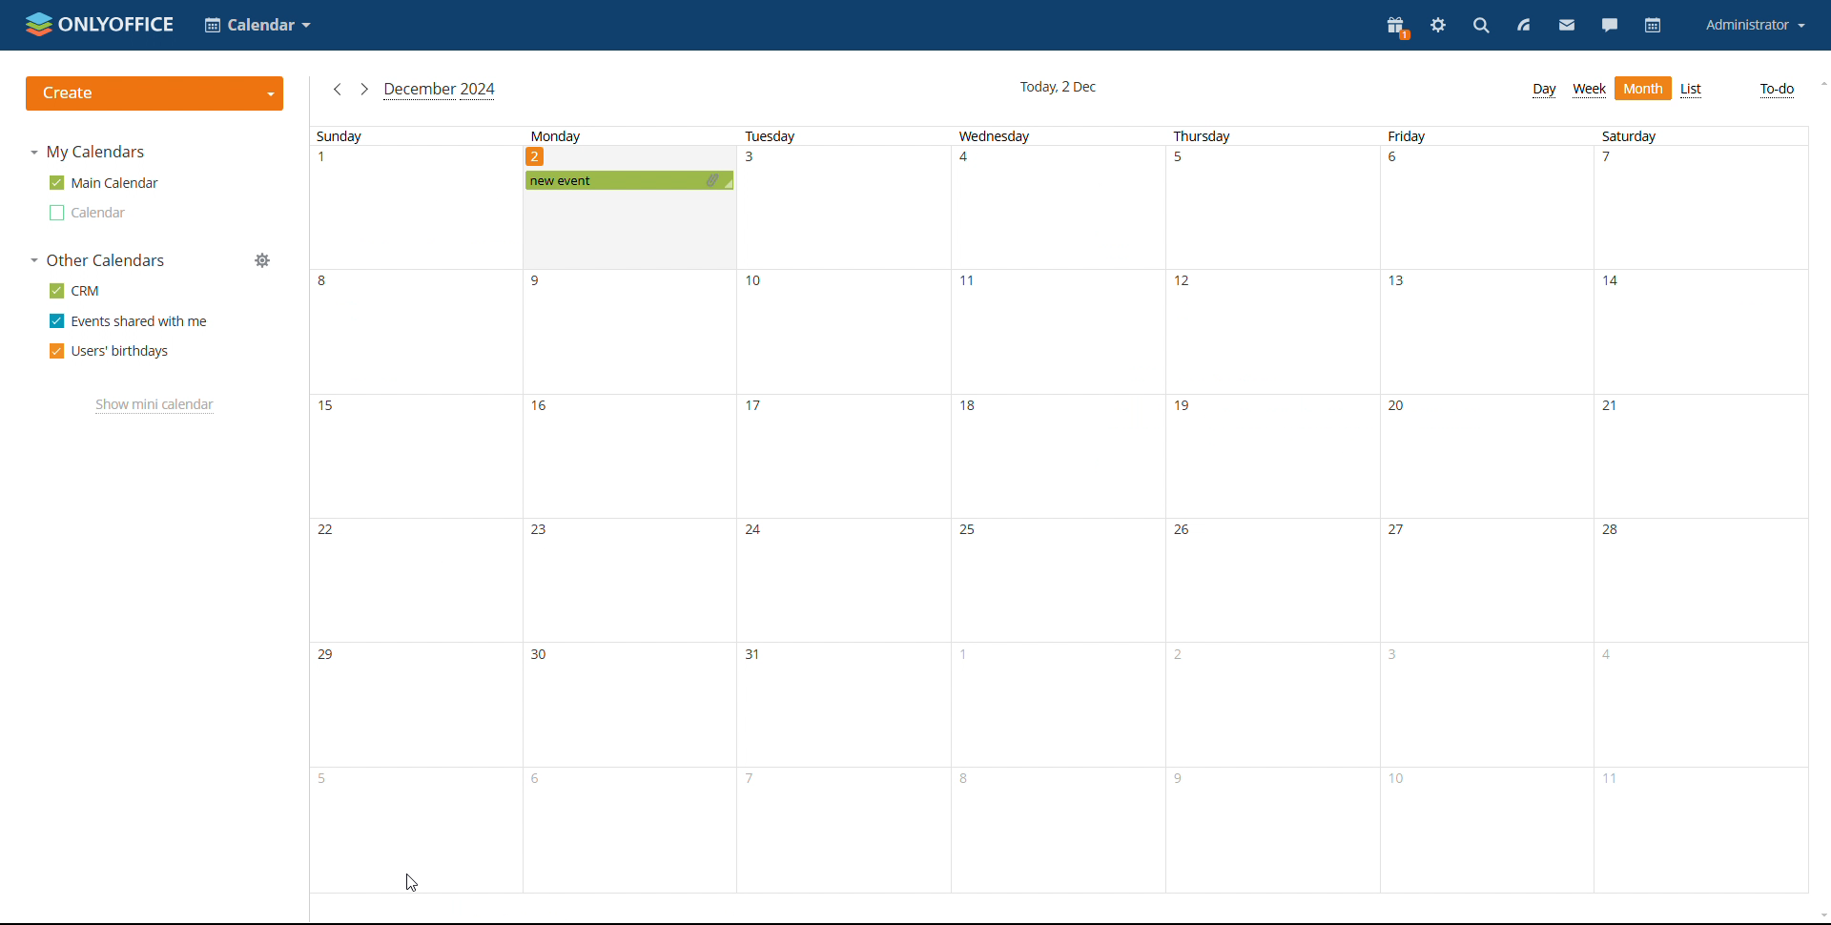 This screenshot has height=925, width=1831. What do you see at coordinates (108, 352) in the screenshot?
I see `users' birthdays` at bounding box center [108, 352].